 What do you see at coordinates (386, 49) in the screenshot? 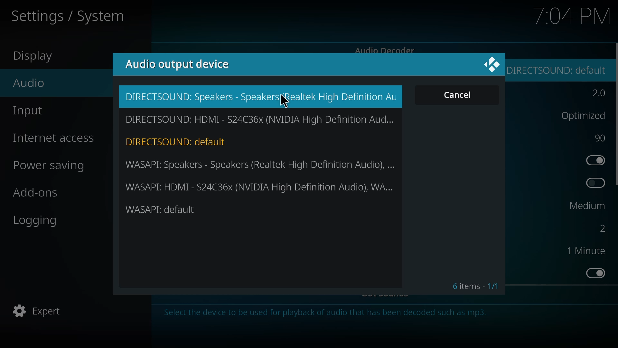
I see `audio decoder` at bounding box center [386, 49].